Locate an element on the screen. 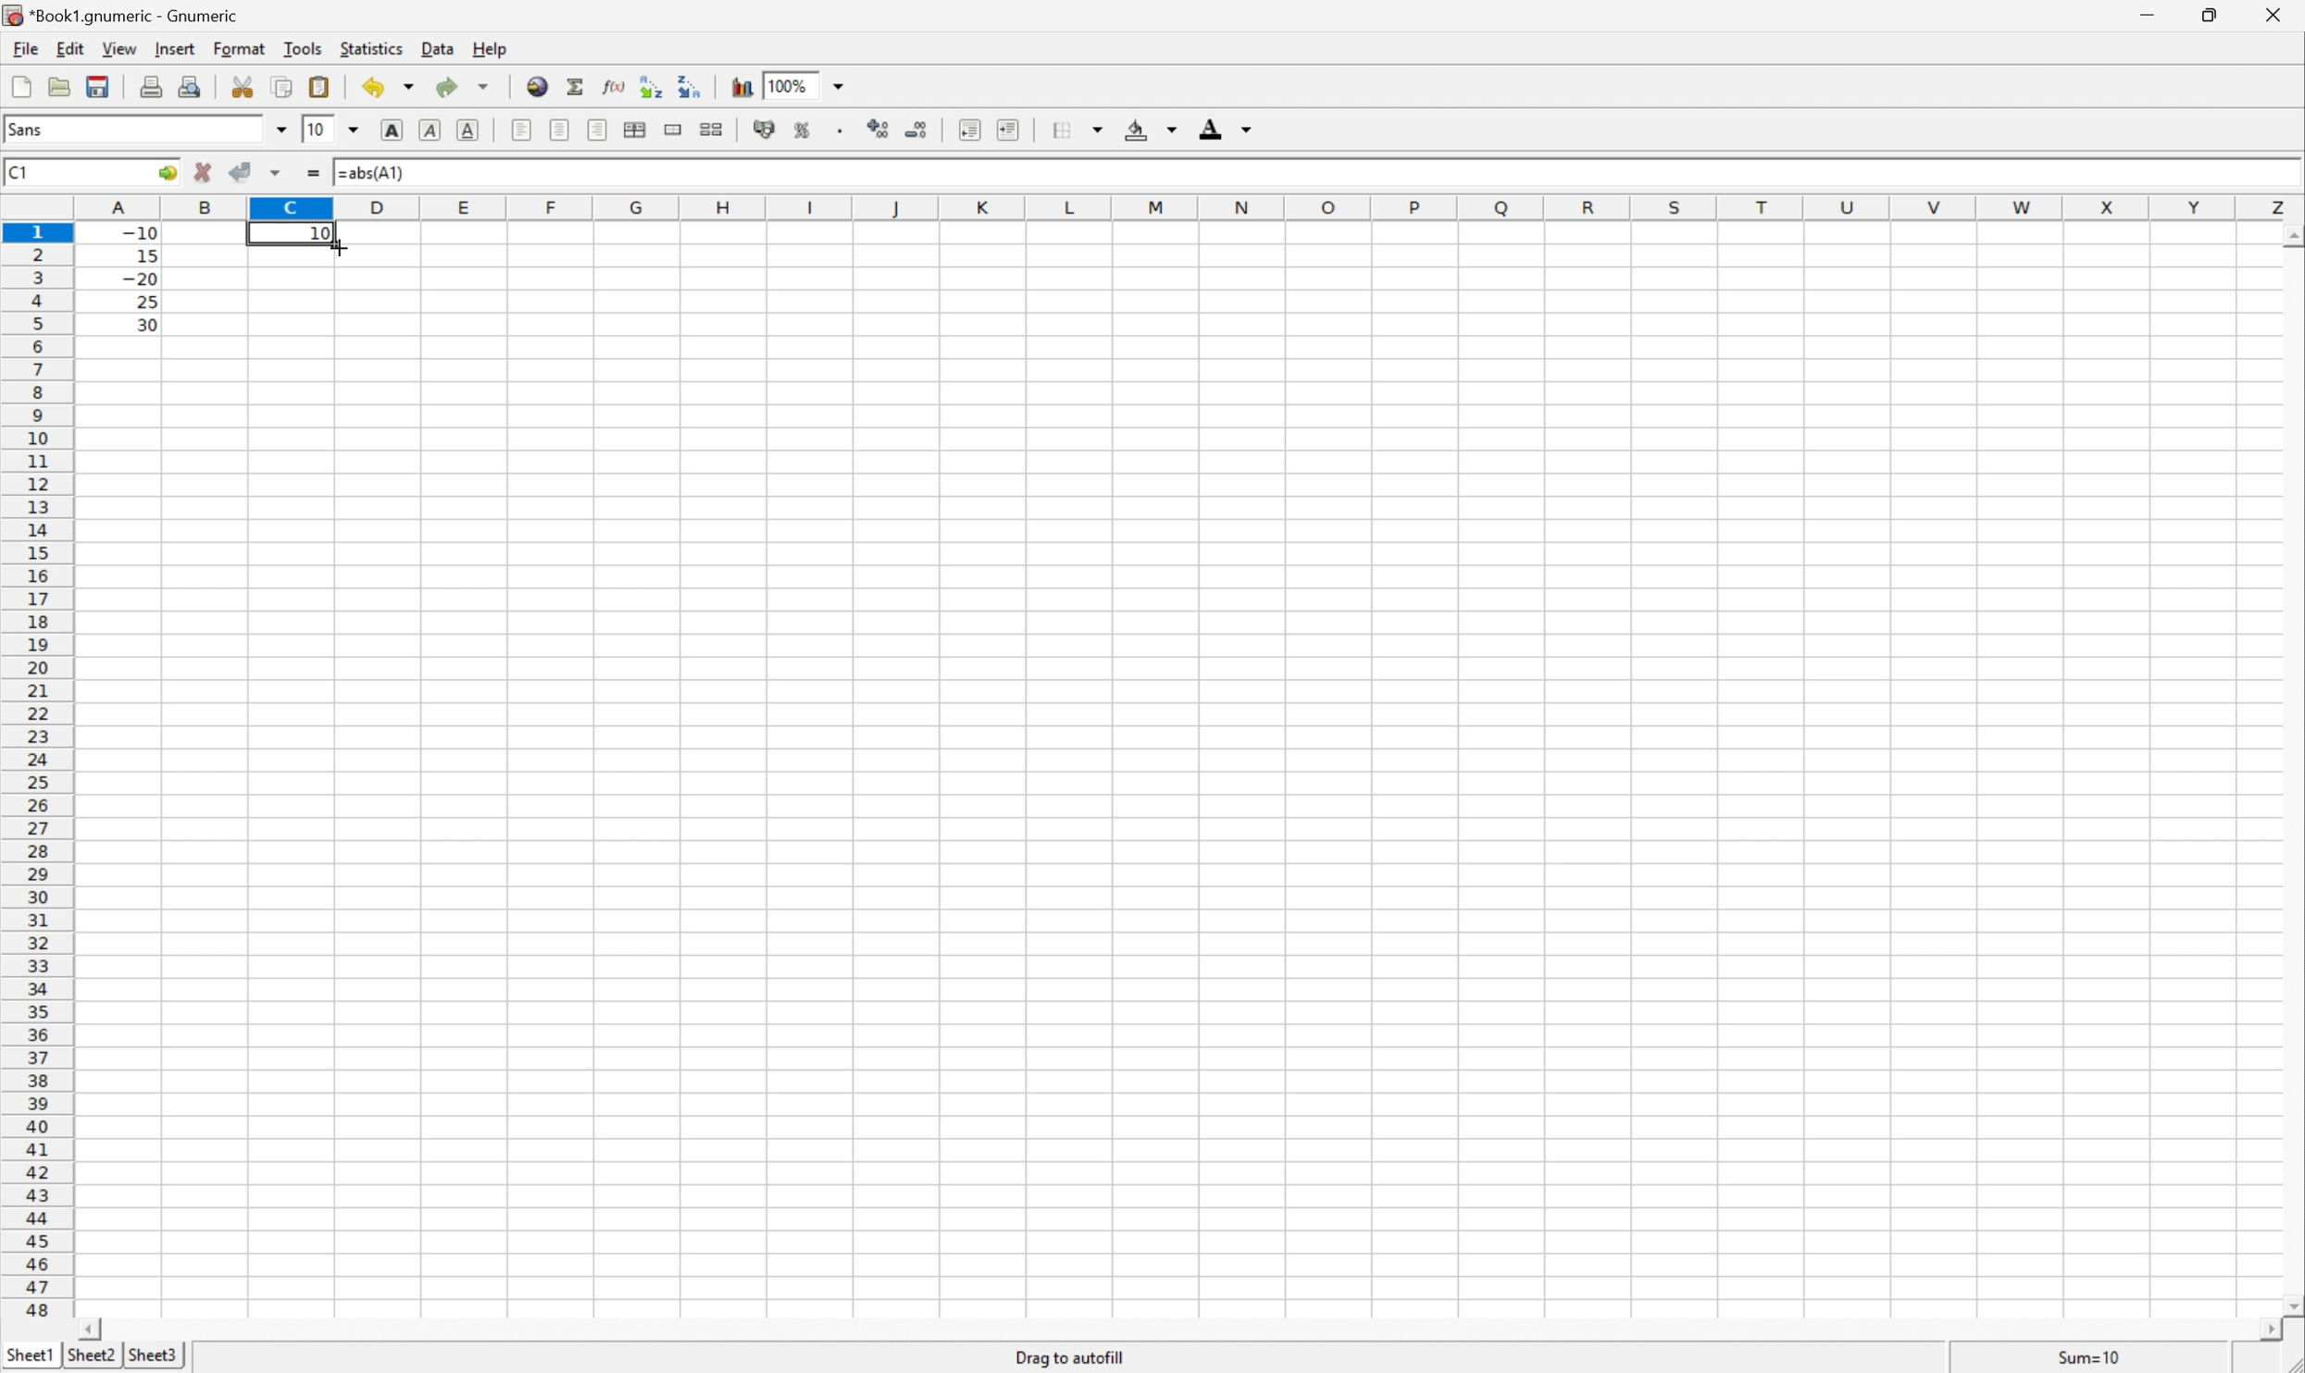  Scroll down is located at coordinates (2290, 1303).